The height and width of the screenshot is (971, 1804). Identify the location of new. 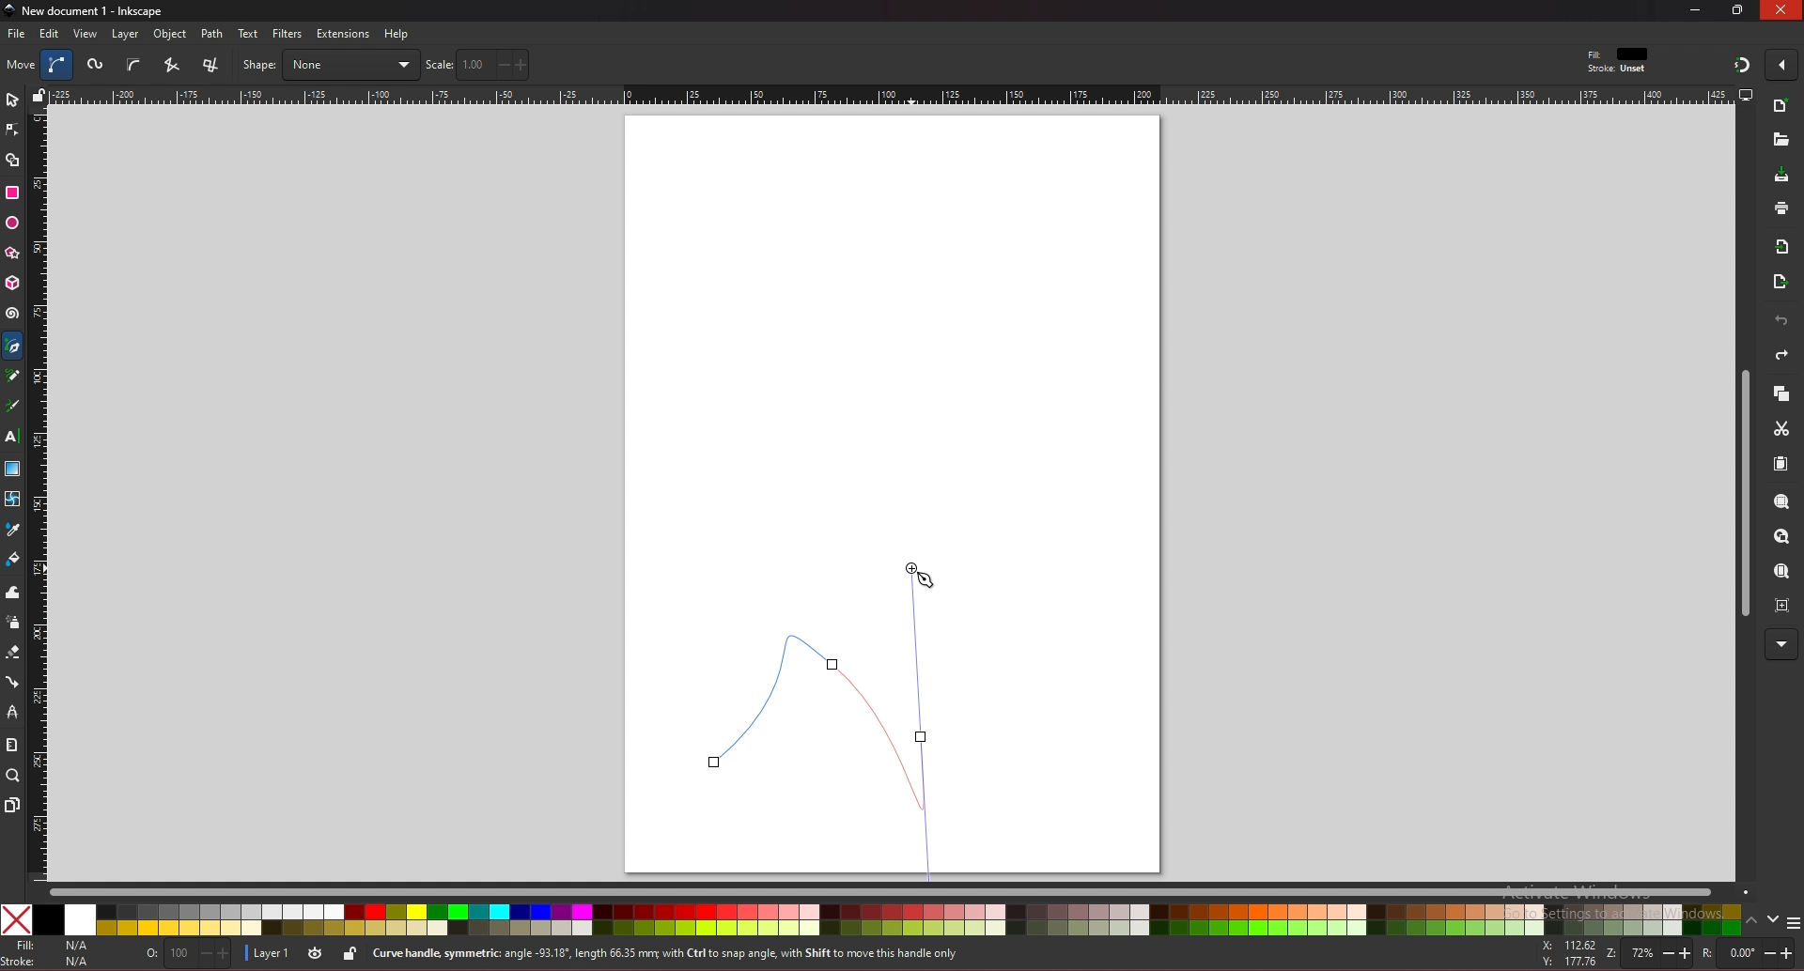
(1781, 108).